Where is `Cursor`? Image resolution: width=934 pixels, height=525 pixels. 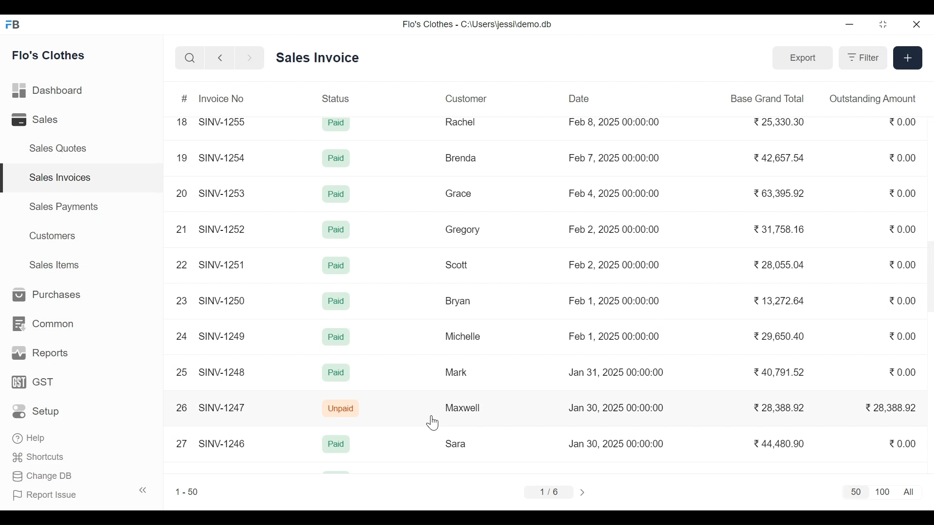
Cursor is located at coordinates (431, 423).